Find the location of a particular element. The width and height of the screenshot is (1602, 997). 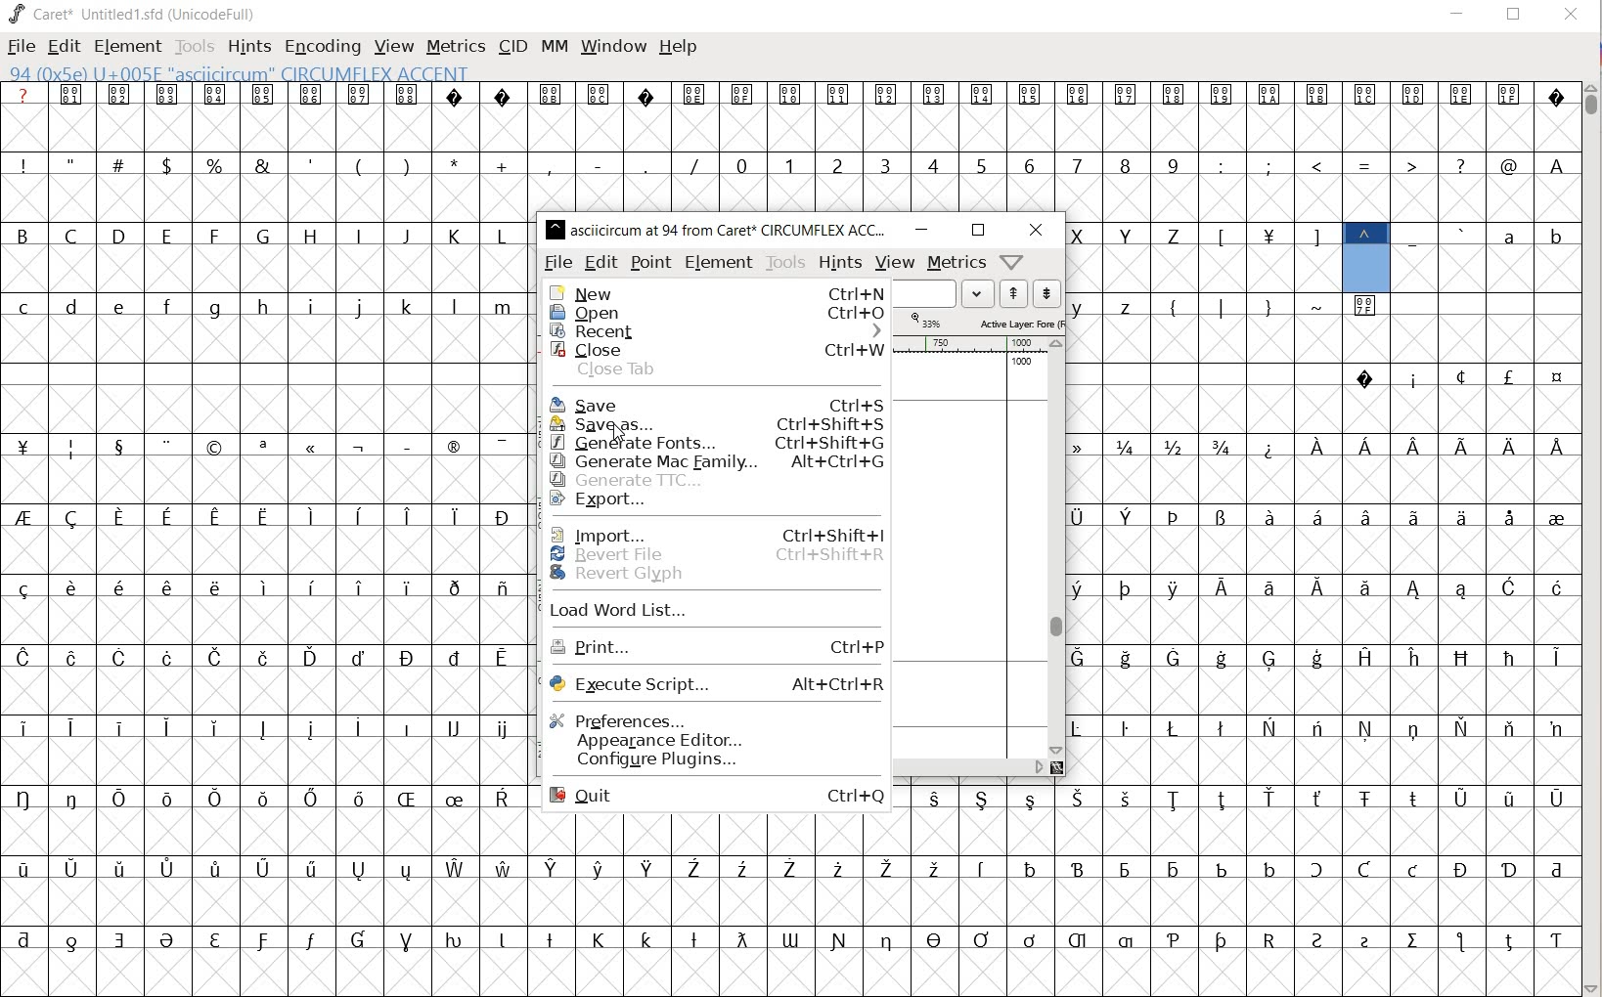

scrollbar is located at coordinates (1057, 547).